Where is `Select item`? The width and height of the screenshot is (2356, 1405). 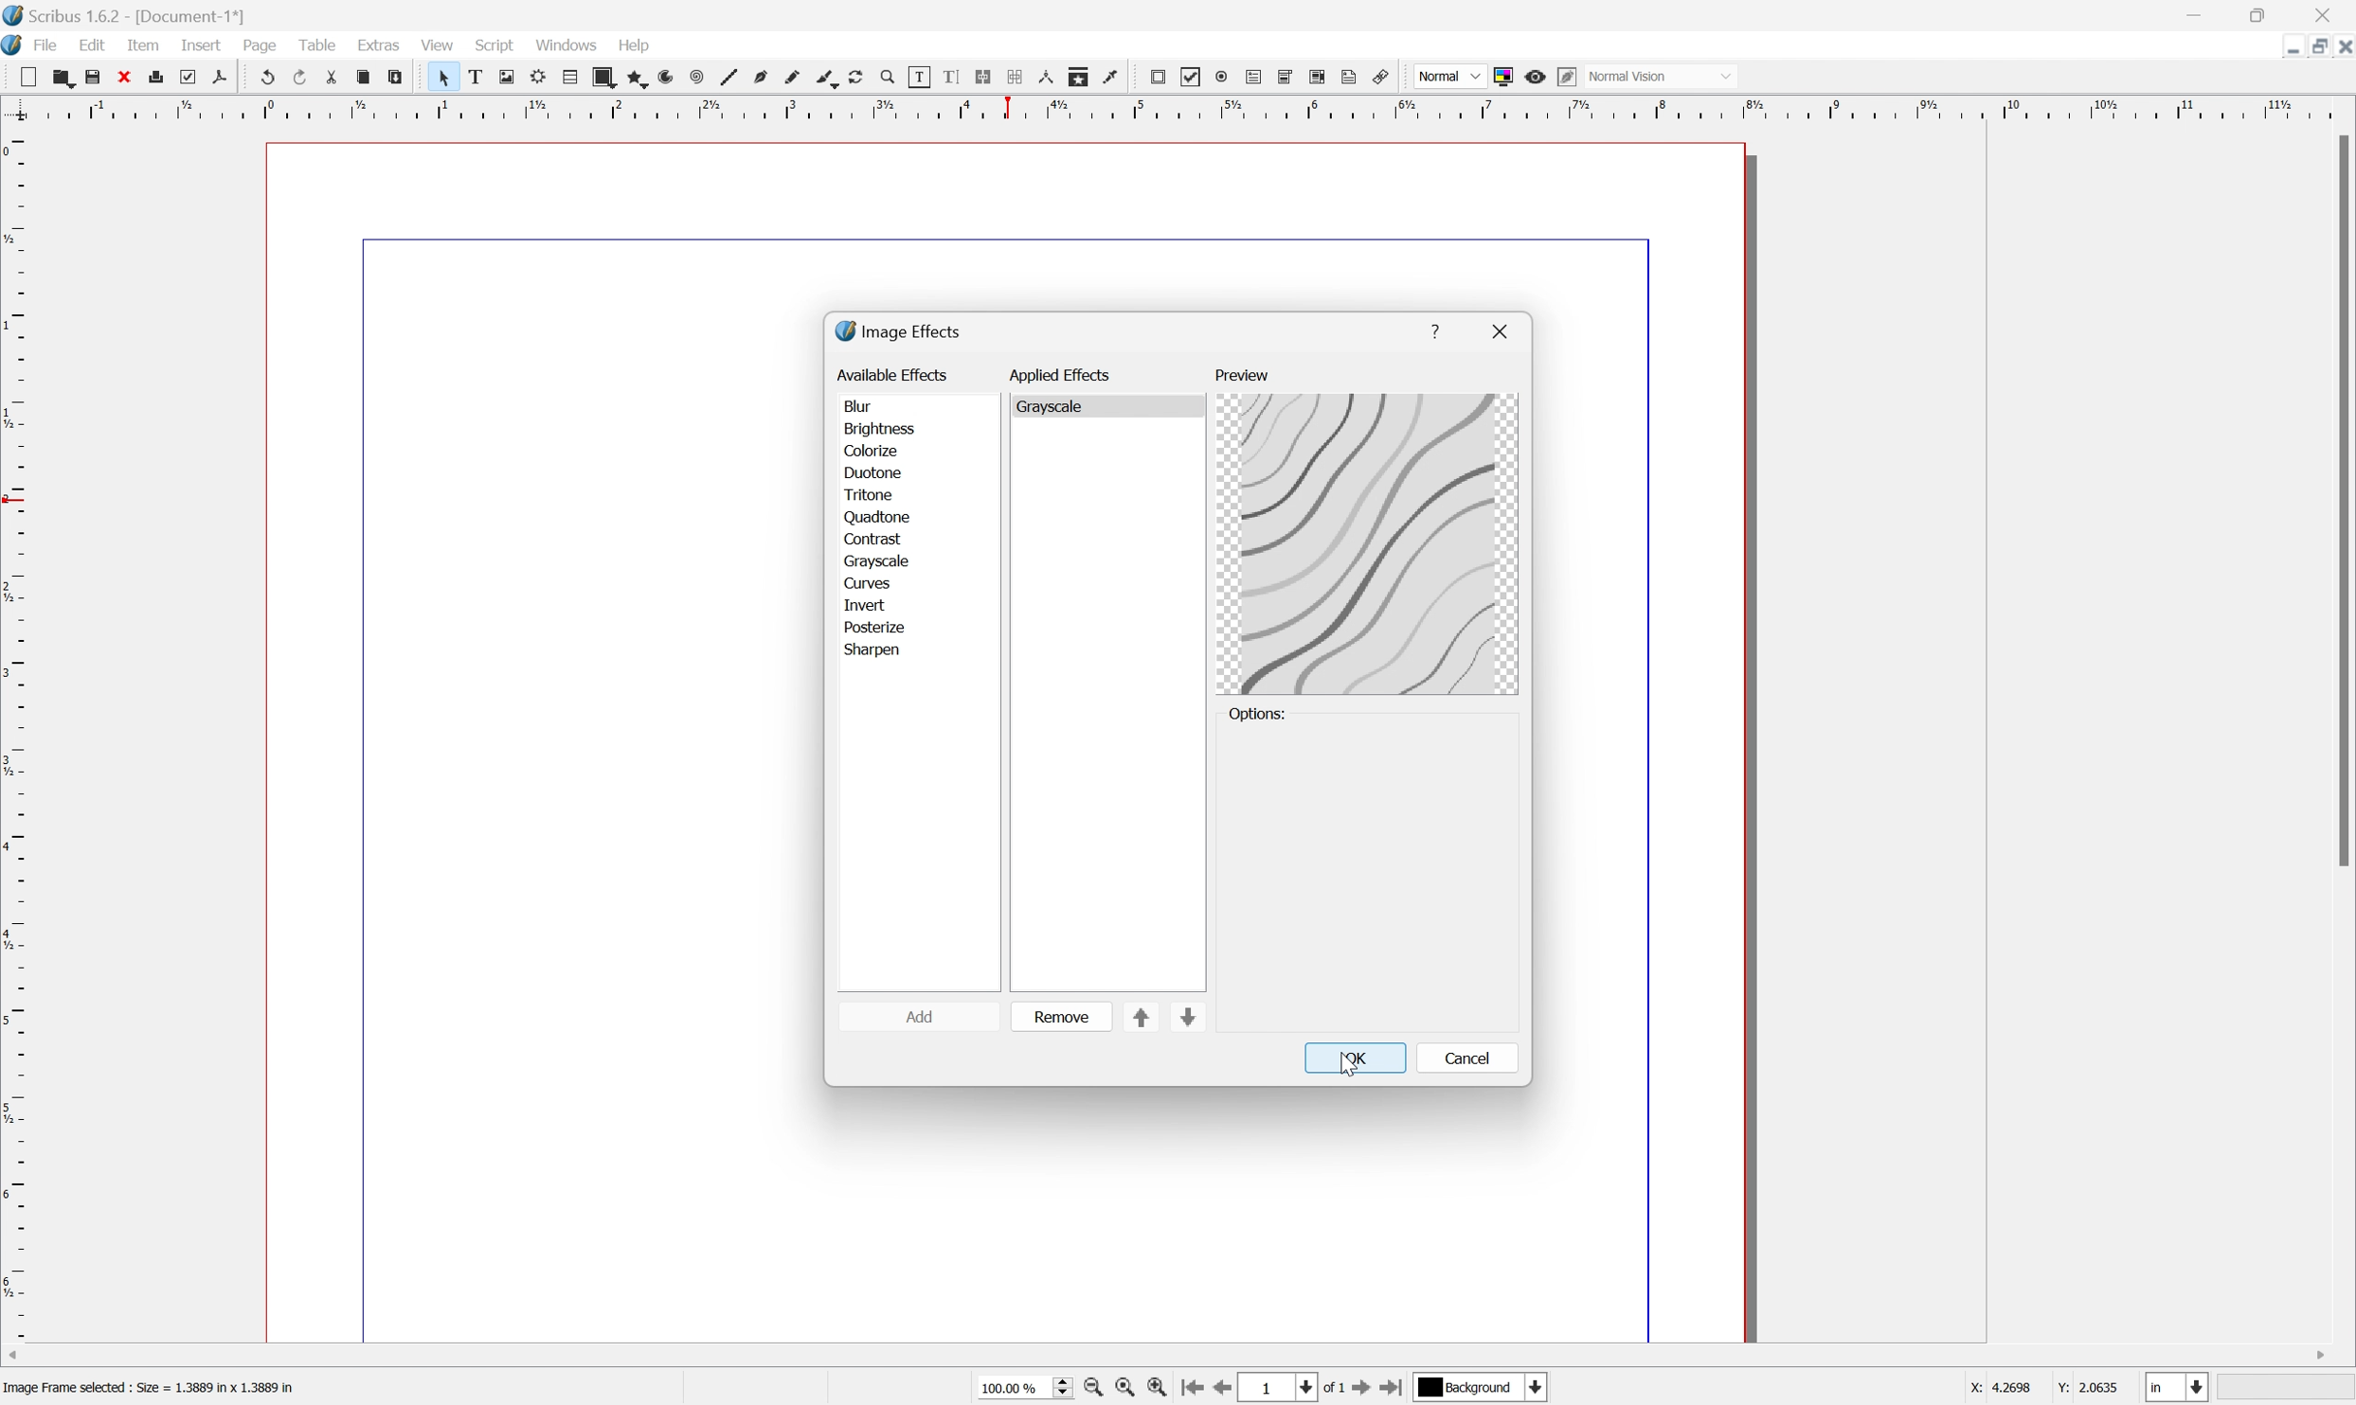
Select item is located at coordinates (451, 79).